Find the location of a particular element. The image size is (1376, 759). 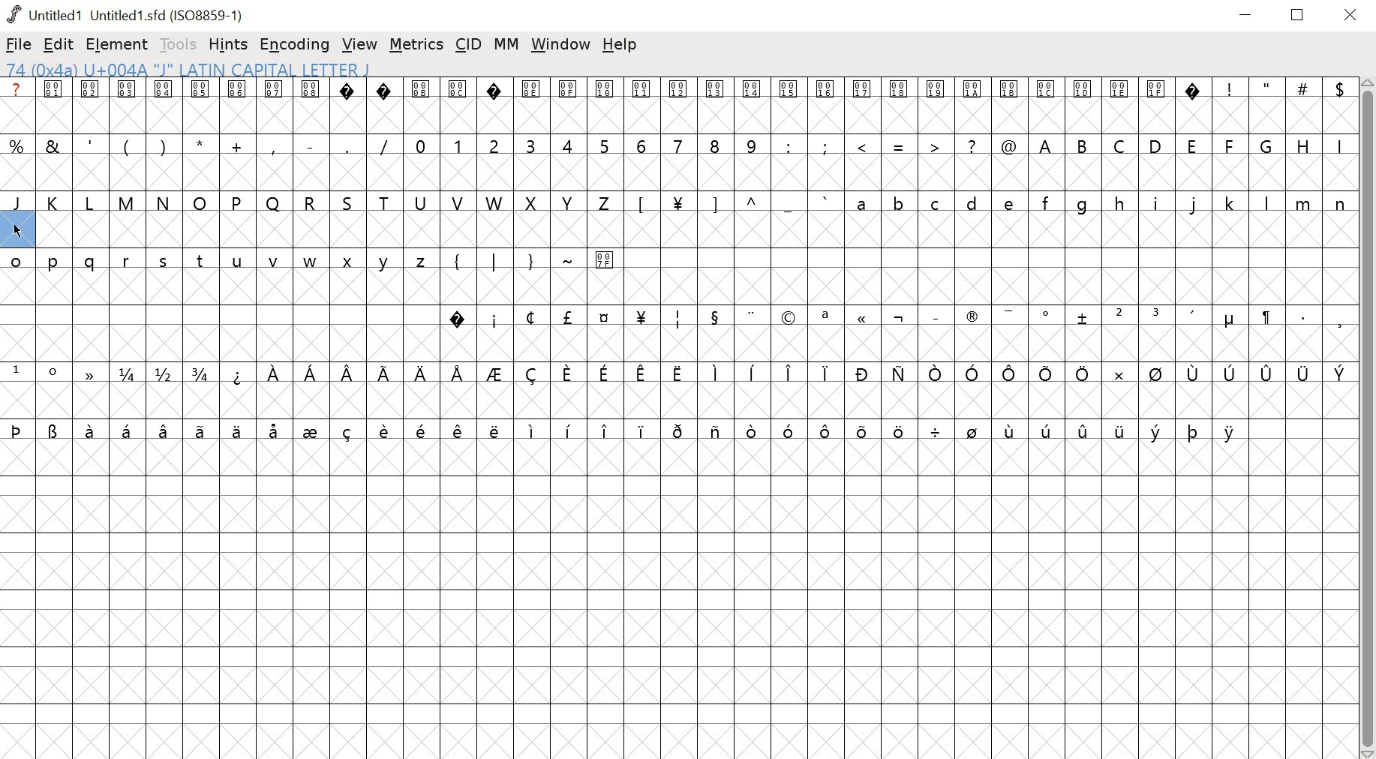

special characters is located at coordinates (1279, 89).